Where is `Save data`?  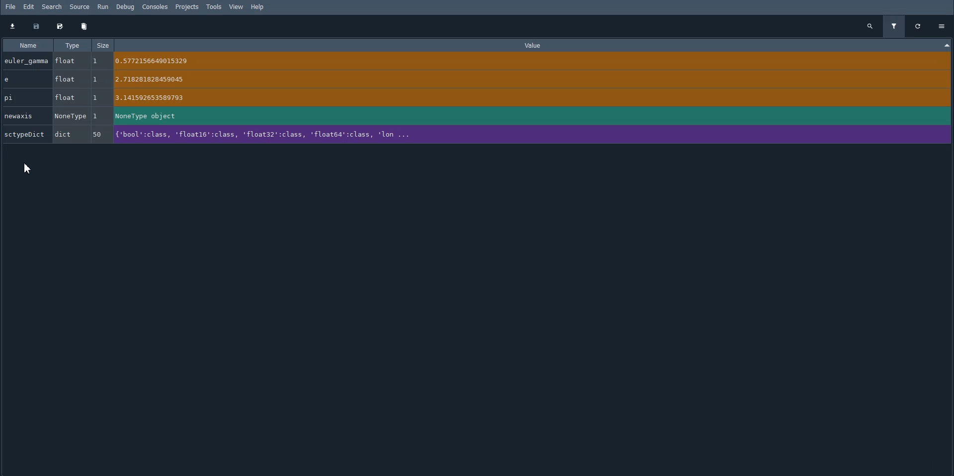 Save data is located at coordinates (36, 27).